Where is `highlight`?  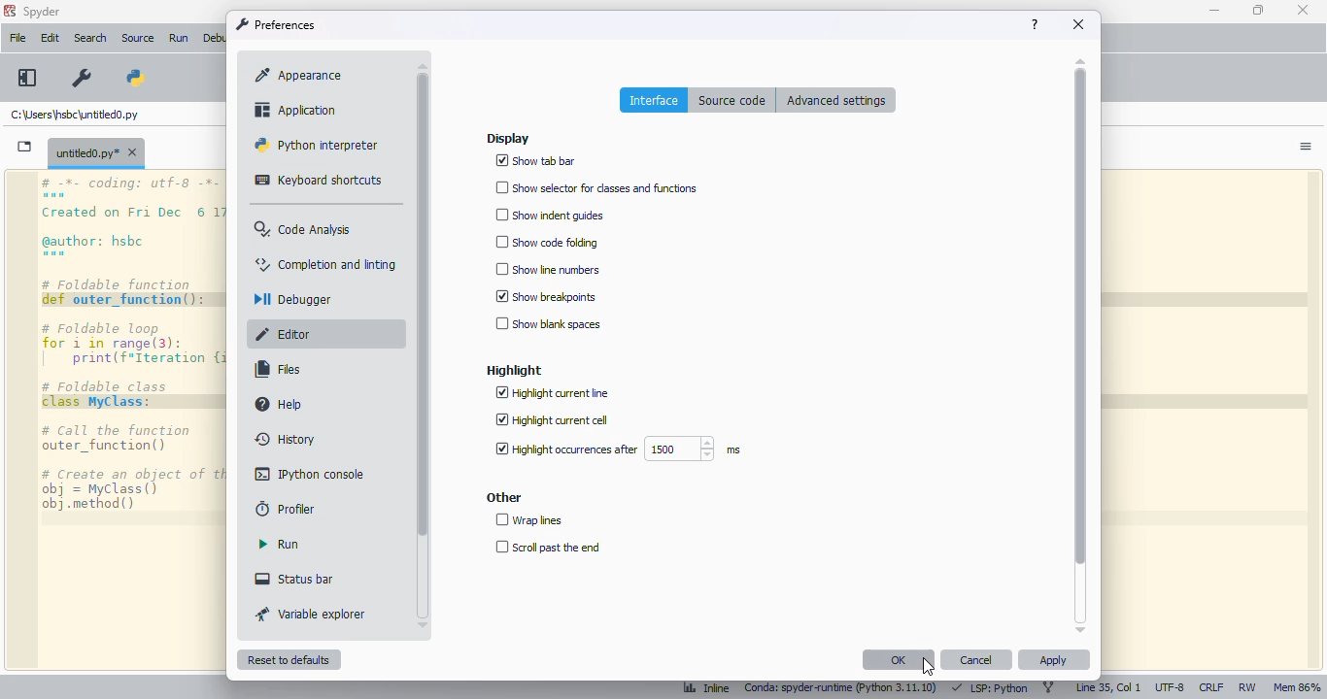 highlight is located at coordinates (514, 371).